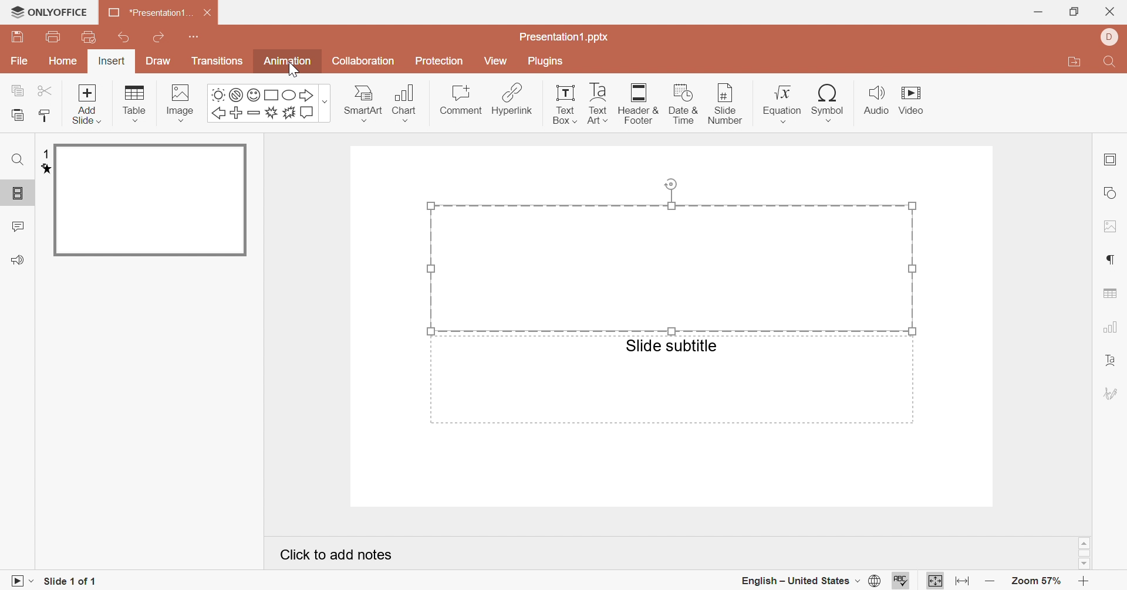 This screenshot has height=590, width=1127. Describe the element at coordinates (781, 104) in the screenshot. I see `equation` at that location.